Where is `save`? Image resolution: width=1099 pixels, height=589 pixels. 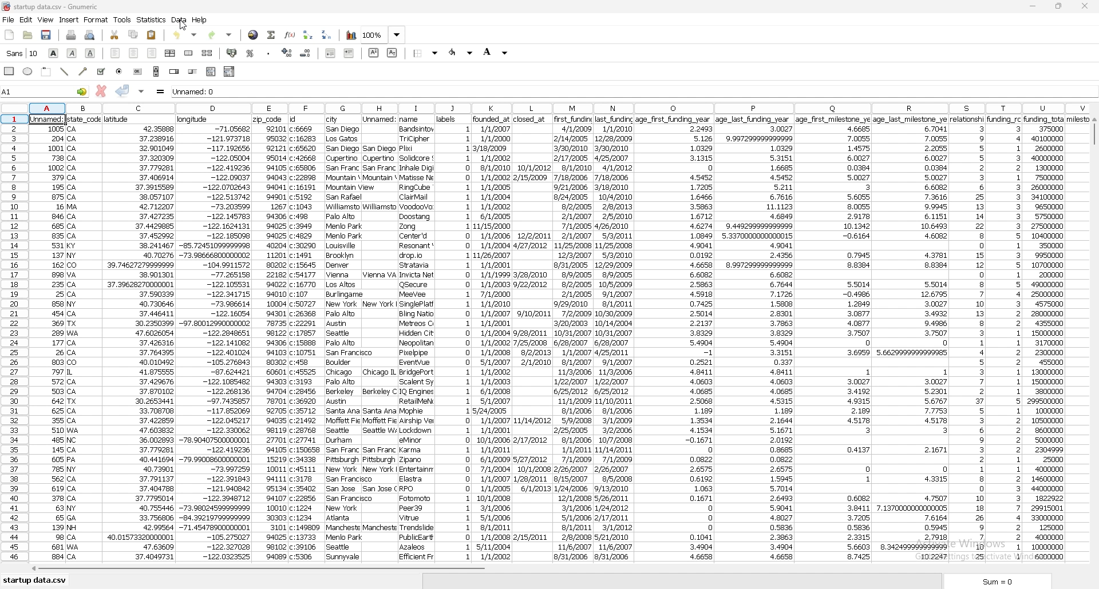
save is located at coordinates (47, 35).